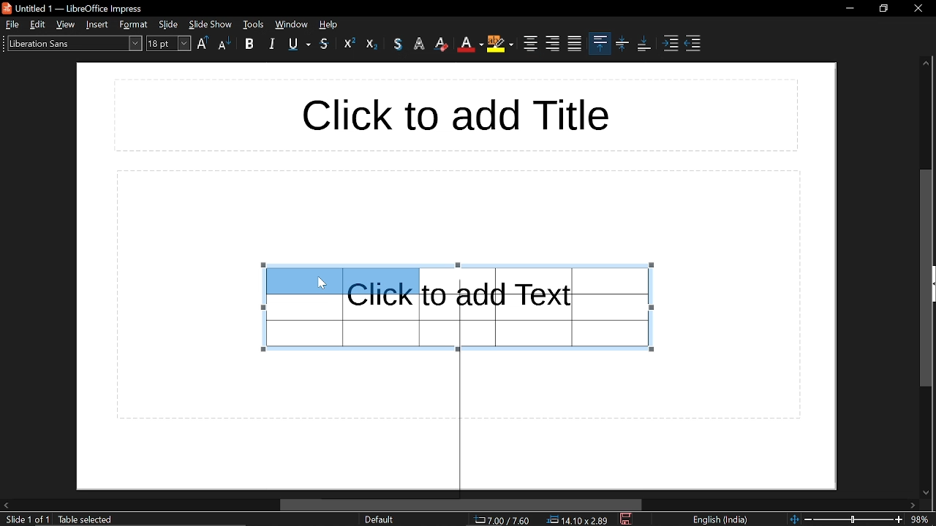 The image size is (936, 526). What do you see at coordinates (98, 24) in the screenshot?
I see `insert` at bounding box center [98, 24].